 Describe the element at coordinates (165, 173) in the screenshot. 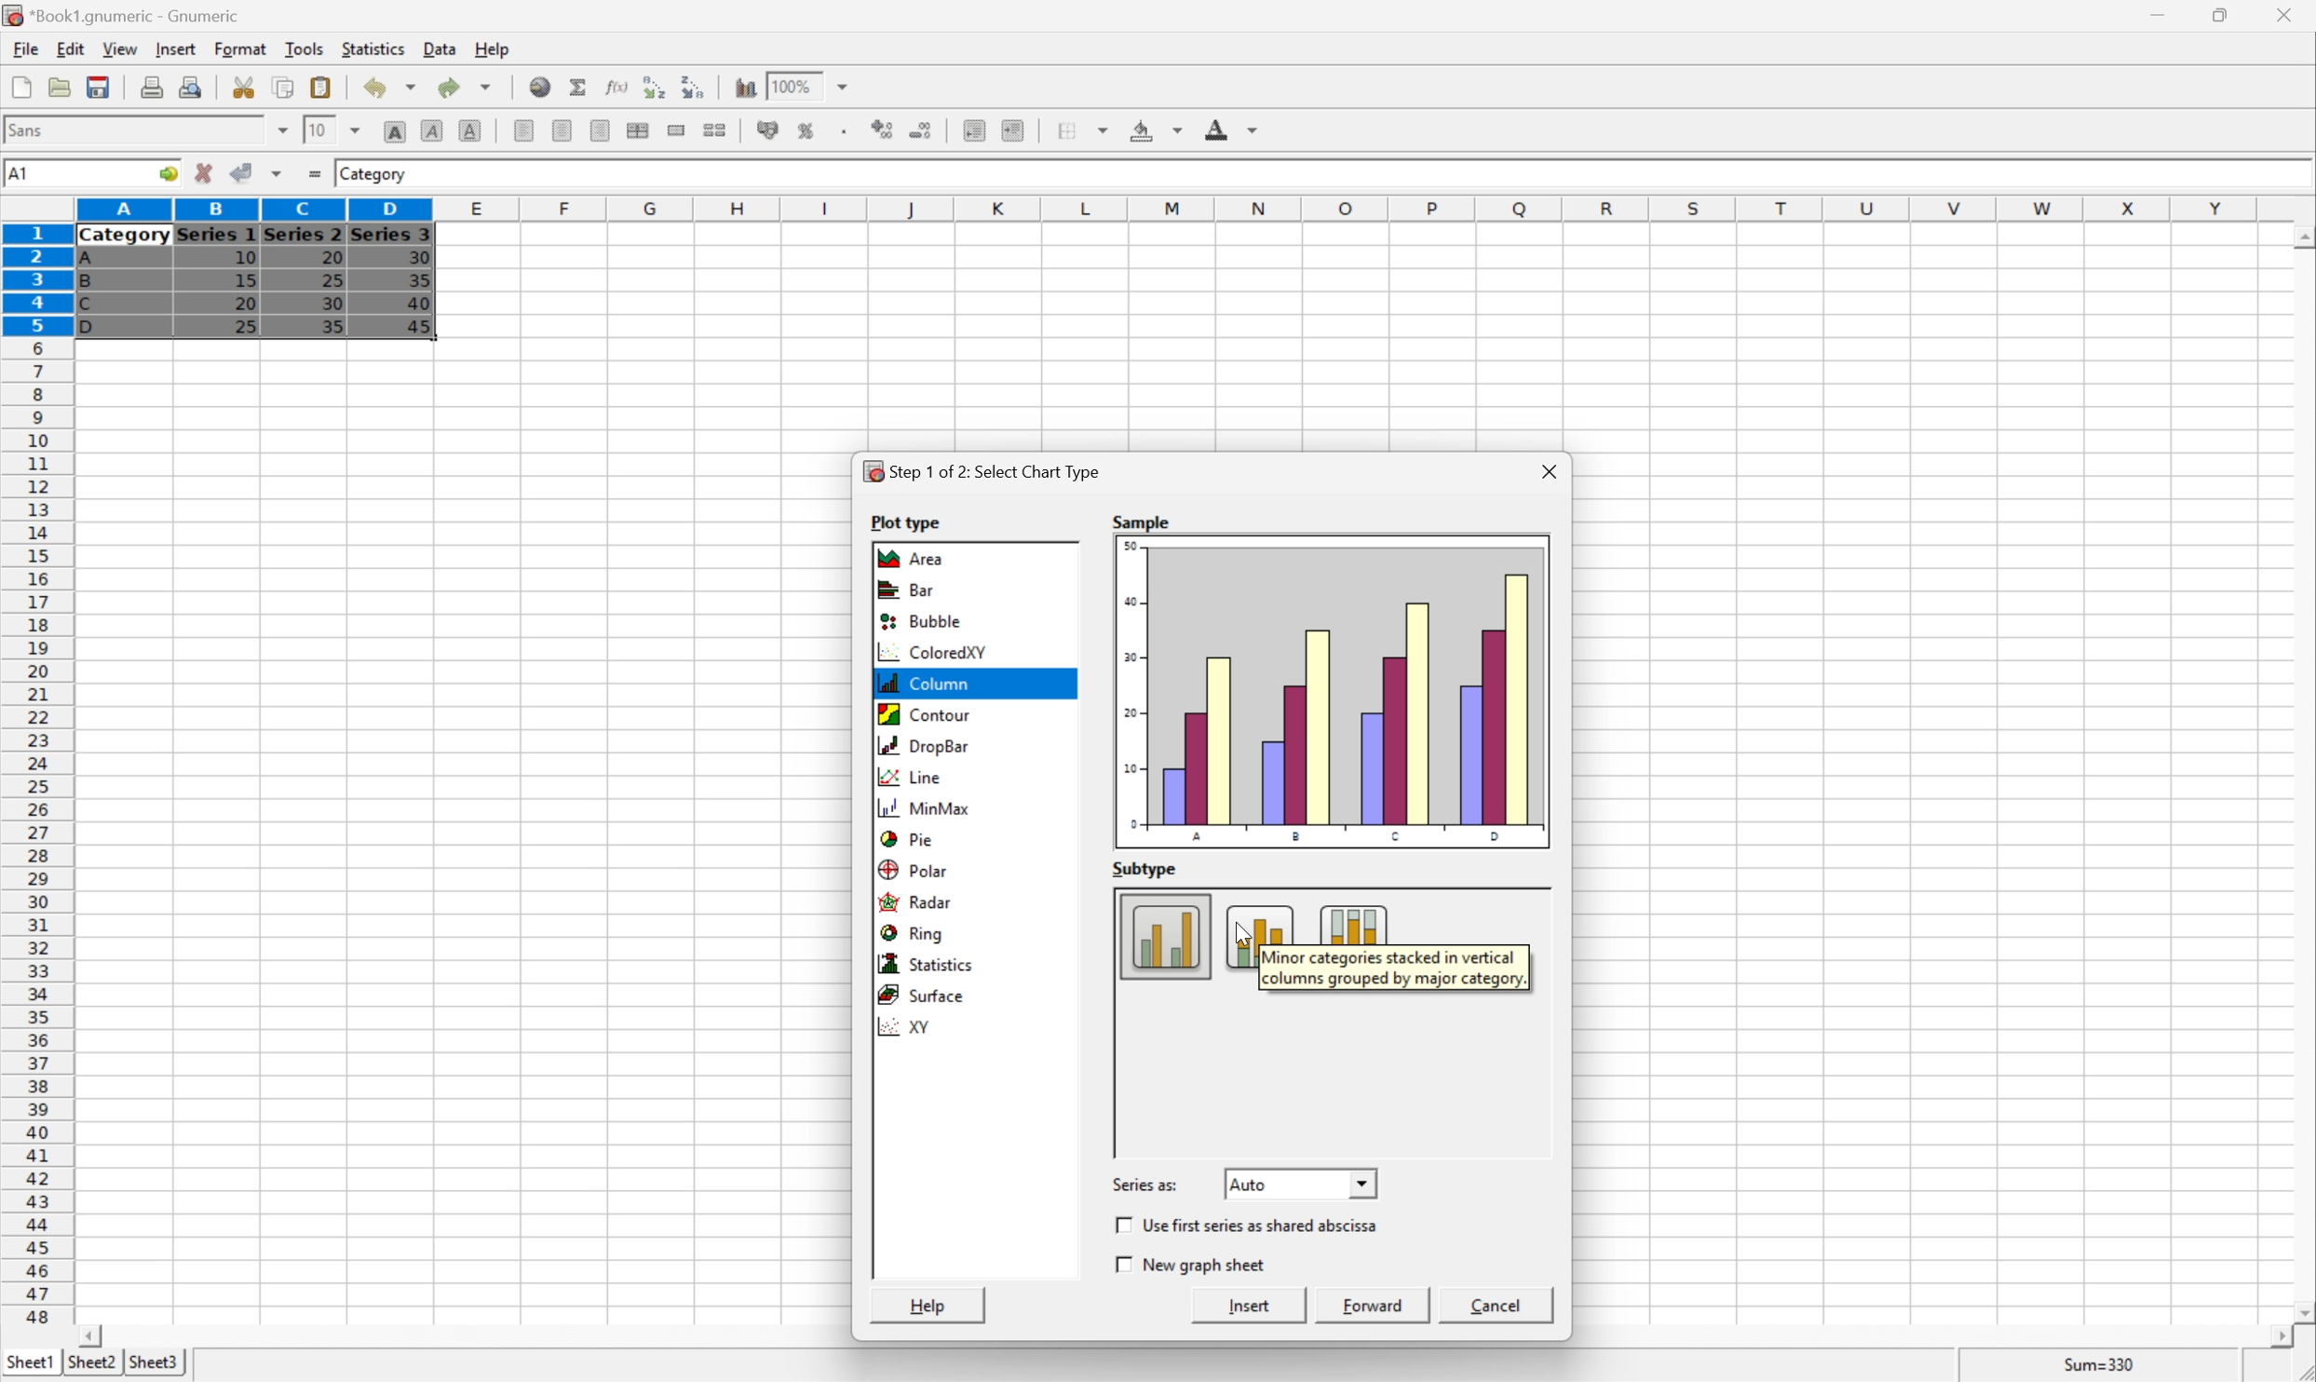

I see `Go to` at that location.